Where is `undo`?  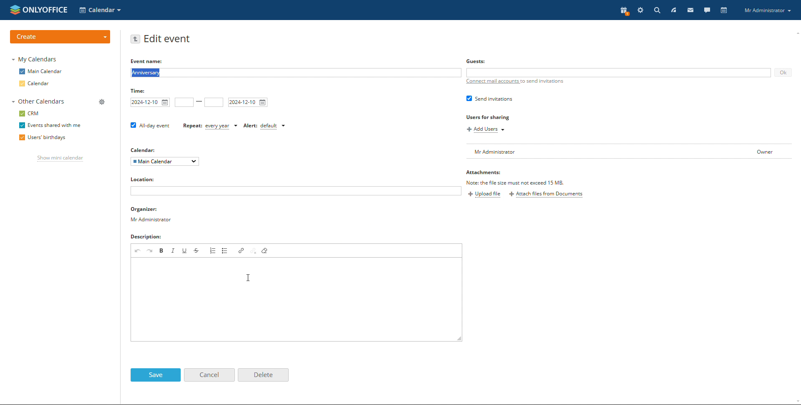
undo is located at coordinates (137, 251).